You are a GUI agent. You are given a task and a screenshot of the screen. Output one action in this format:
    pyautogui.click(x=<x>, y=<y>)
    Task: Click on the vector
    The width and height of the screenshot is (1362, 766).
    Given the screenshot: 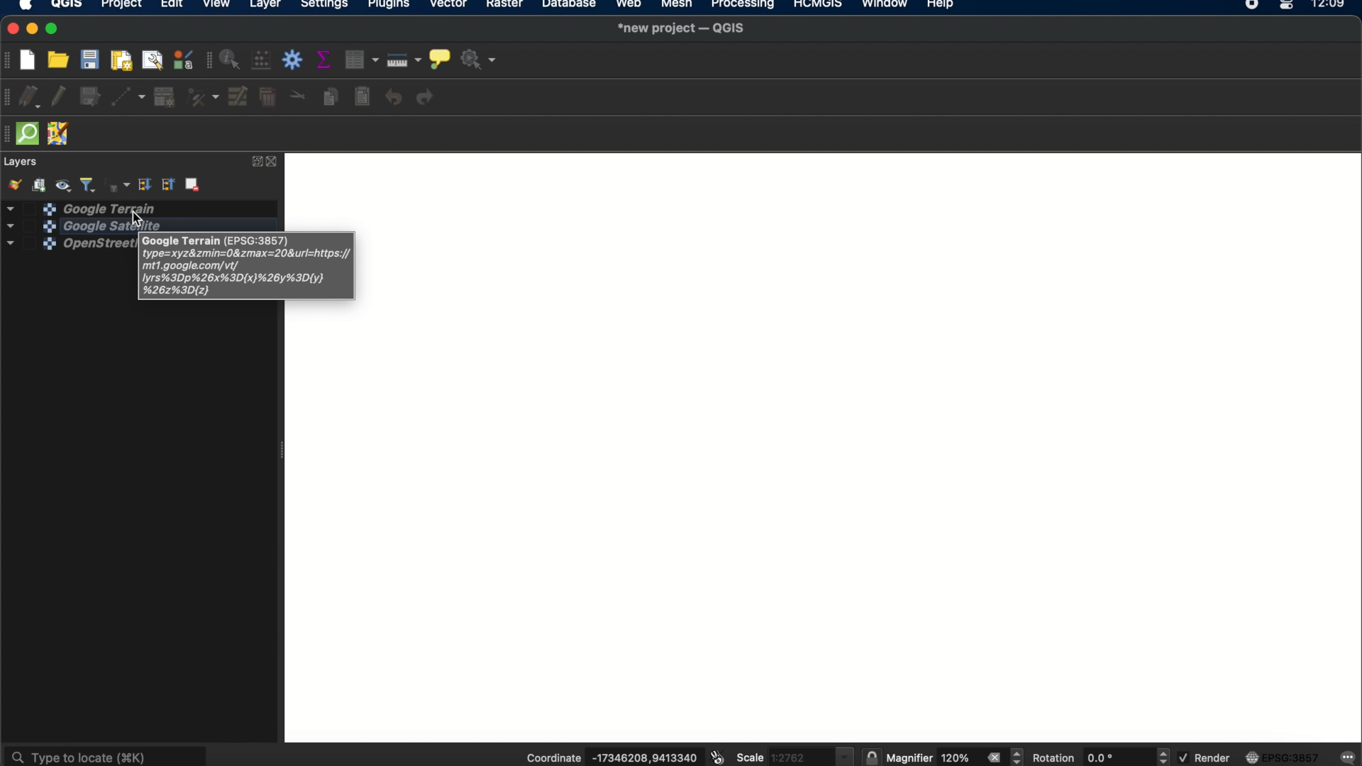 What is the action you would take?
    pyautogui.click(x=450, y=6)
    